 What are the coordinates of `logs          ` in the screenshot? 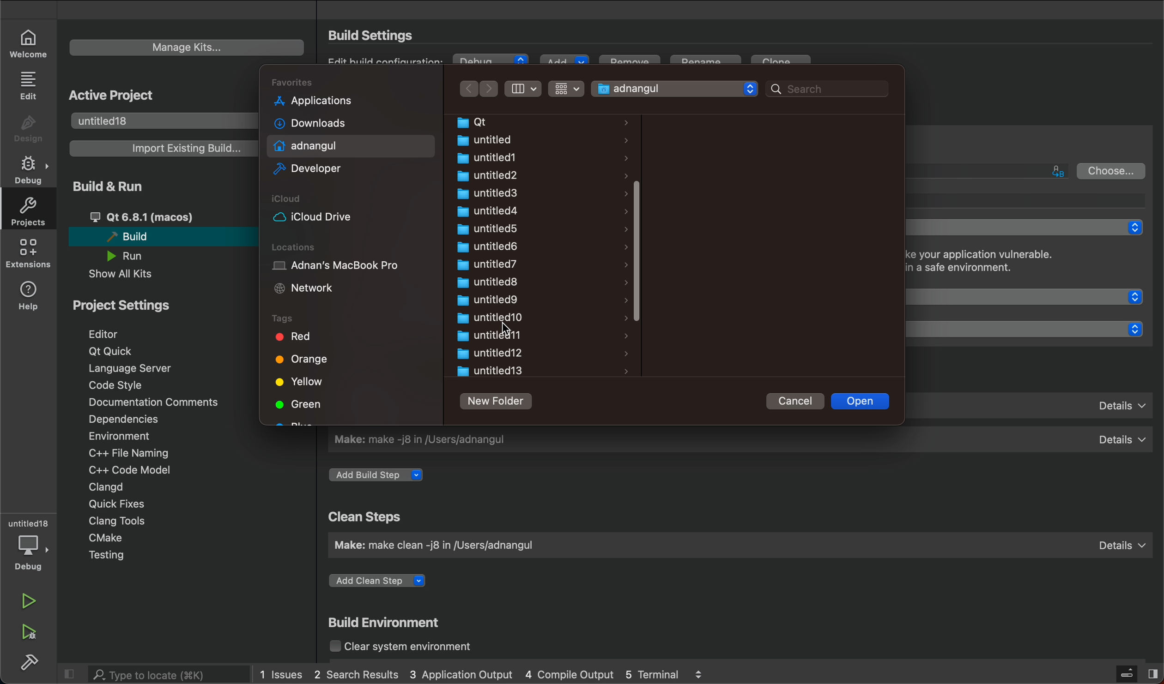 It's located at (704, 673).